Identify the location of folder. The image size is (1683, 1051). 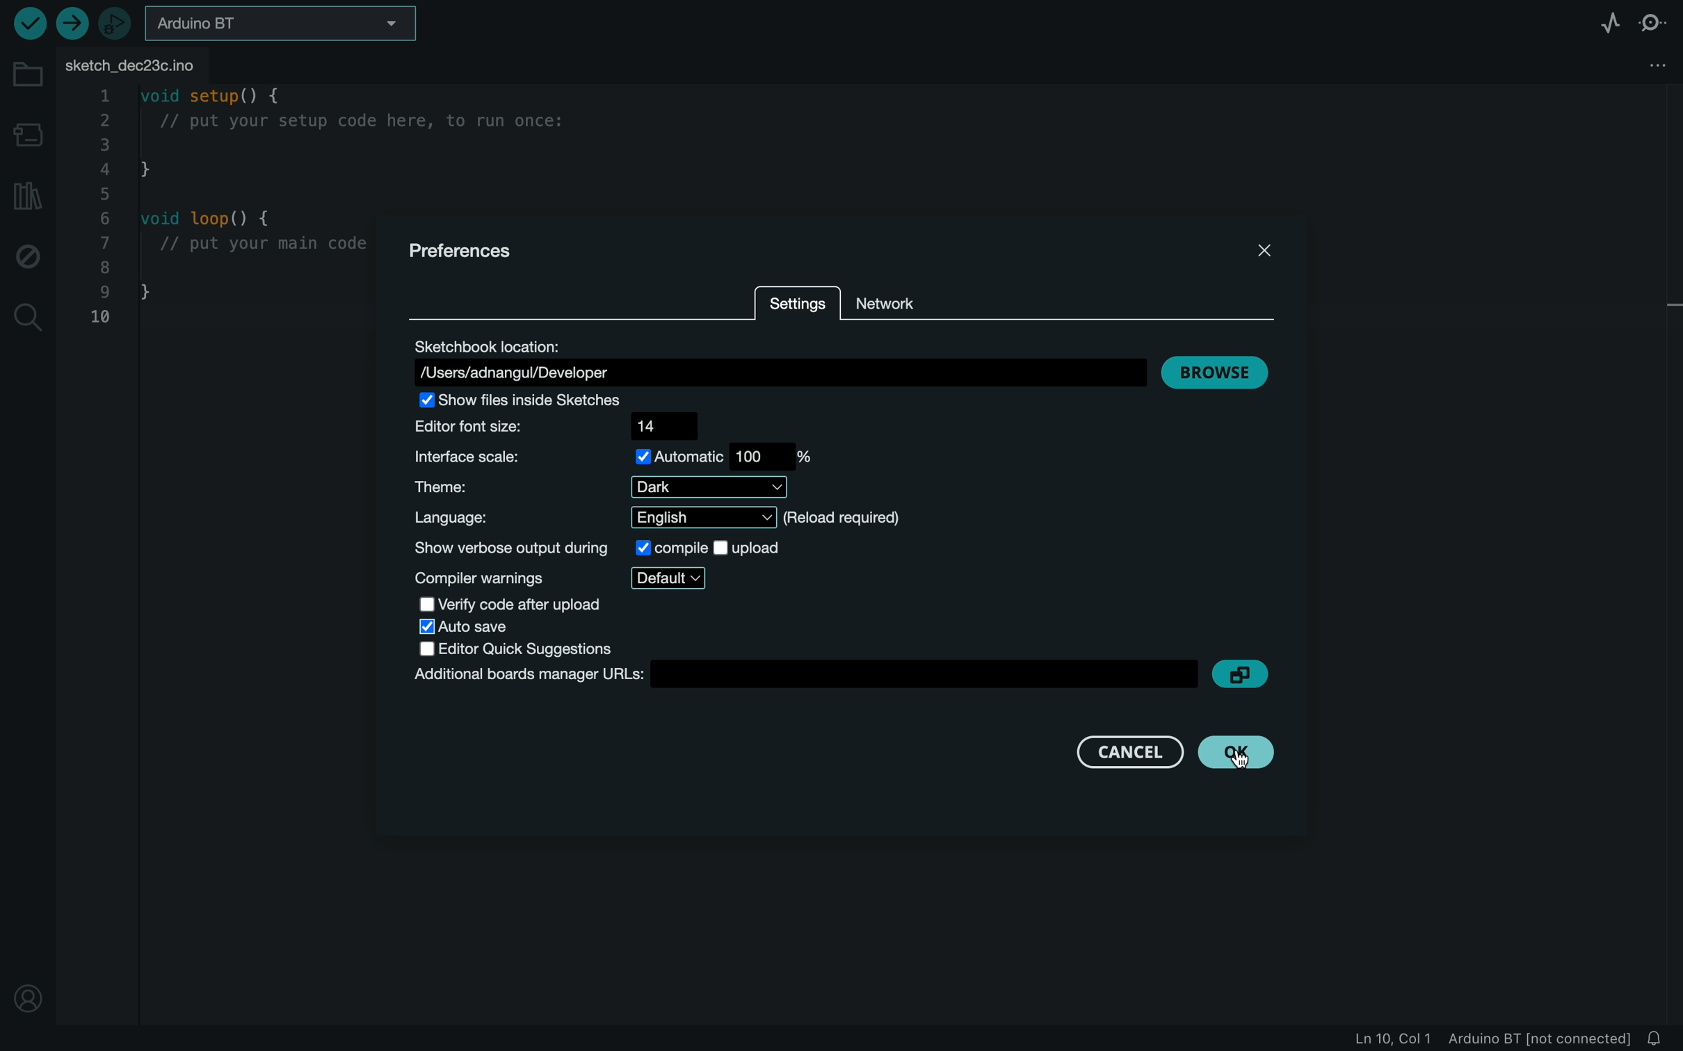
(30, 76).